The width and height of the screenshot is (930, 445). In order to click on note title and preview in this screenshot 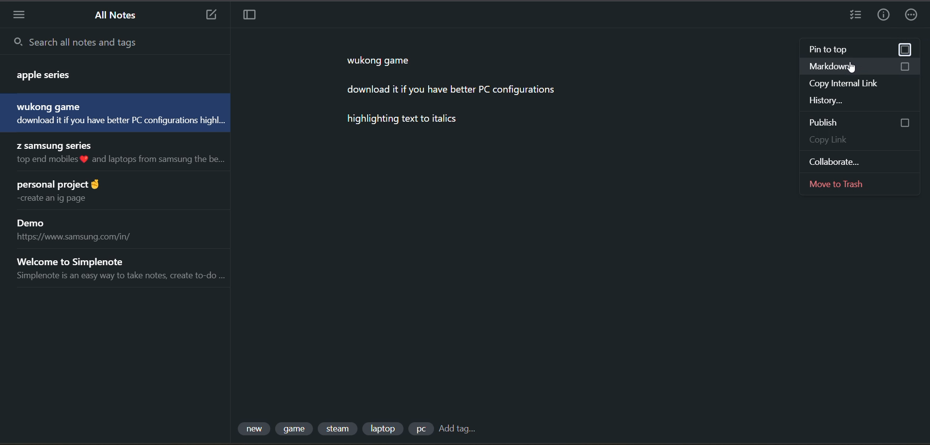, I will do `click(73, 192)`.